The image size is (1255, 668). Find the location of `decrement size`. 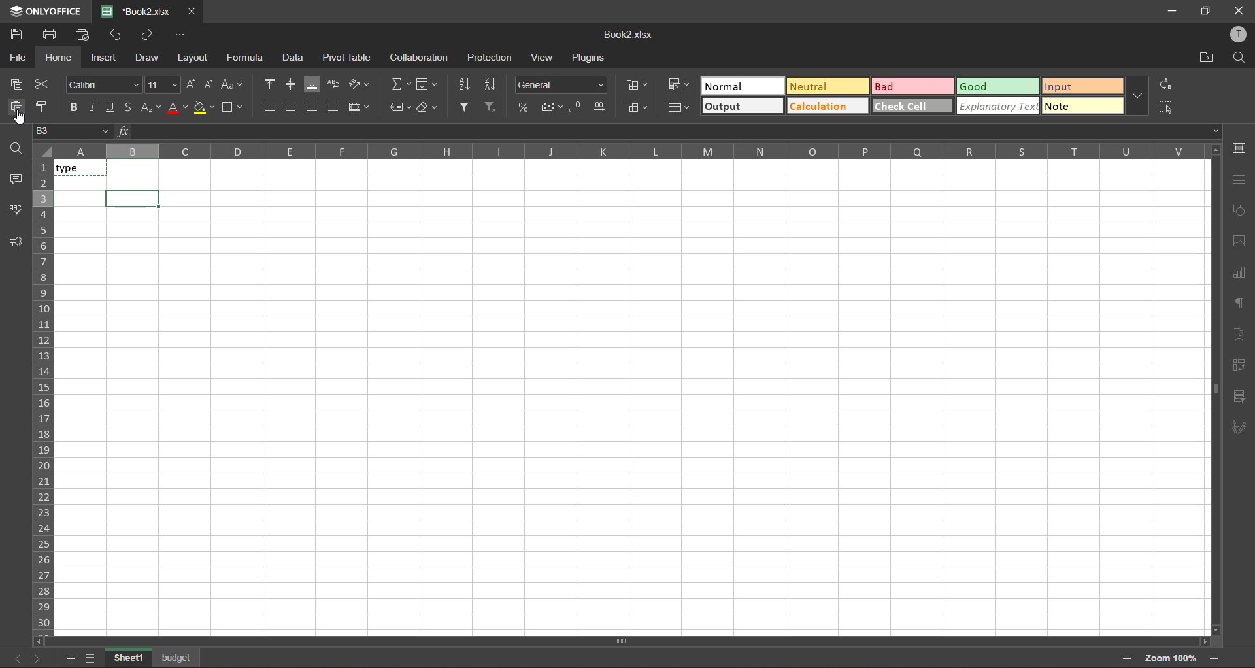

decrement size is located at coordinates (211, 84).